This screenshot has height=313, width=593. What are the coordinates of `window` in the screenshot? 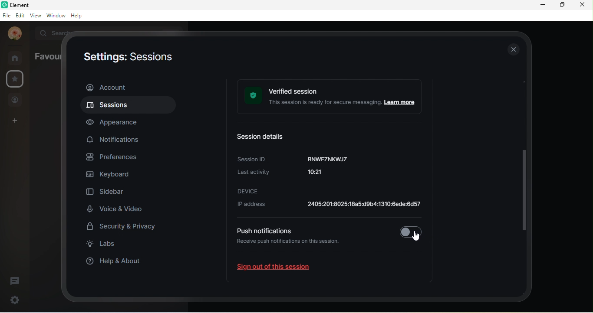 It's located at (56, 15).